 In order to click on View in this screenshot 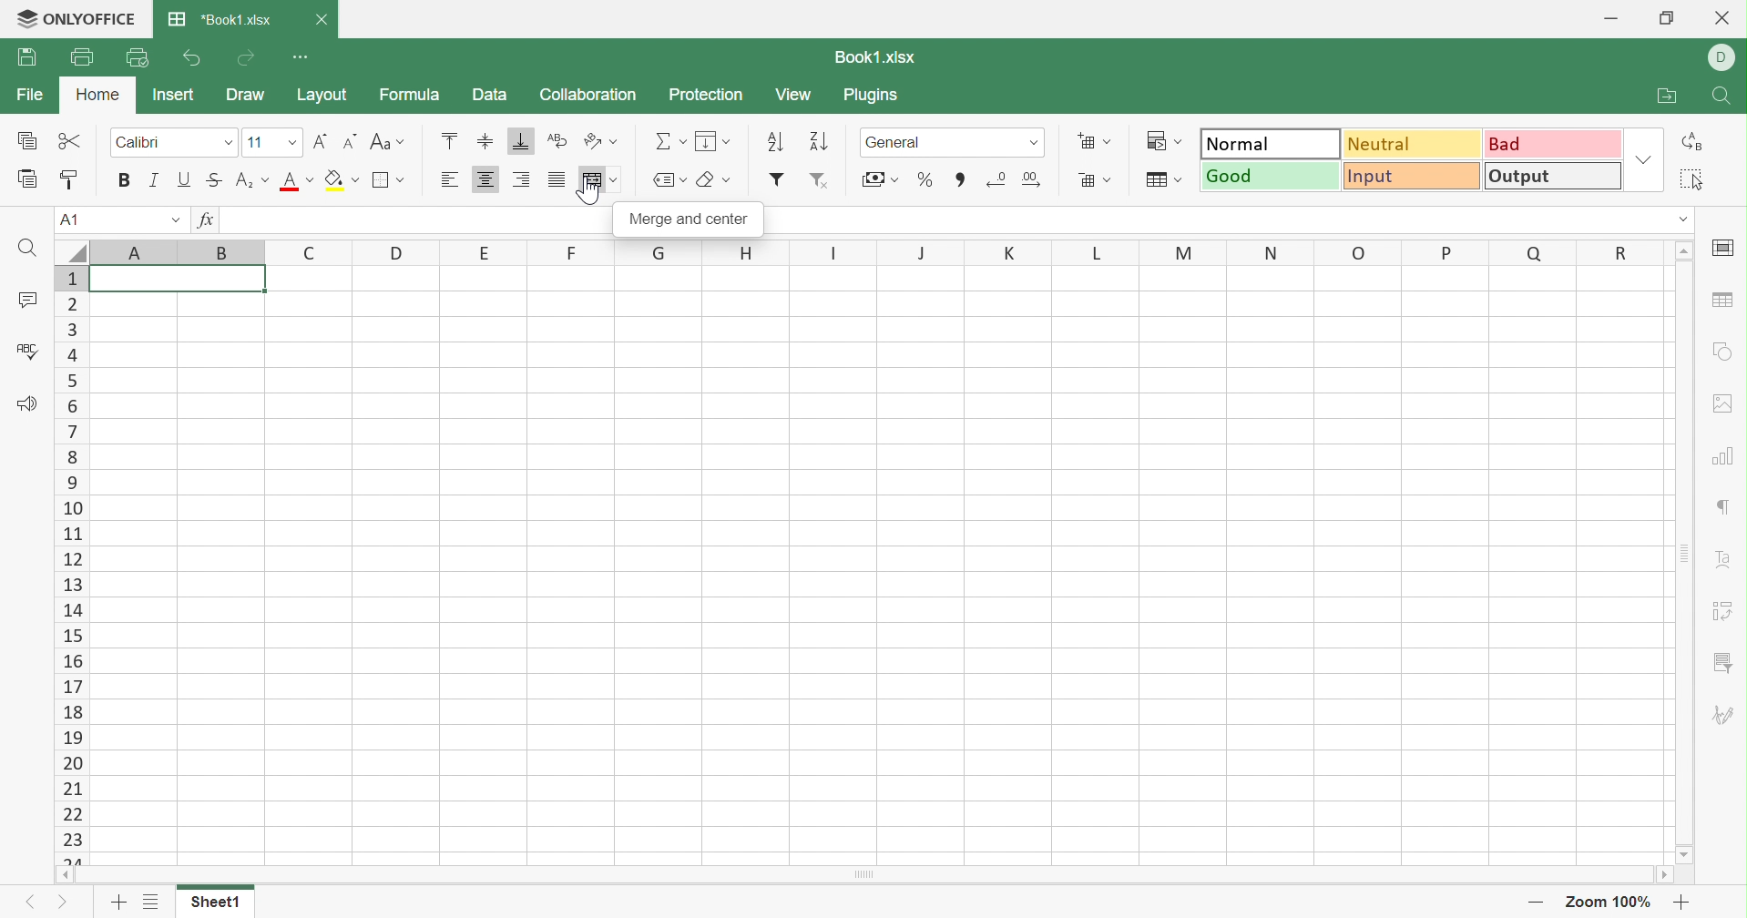, I will do `click(794, 95)`.